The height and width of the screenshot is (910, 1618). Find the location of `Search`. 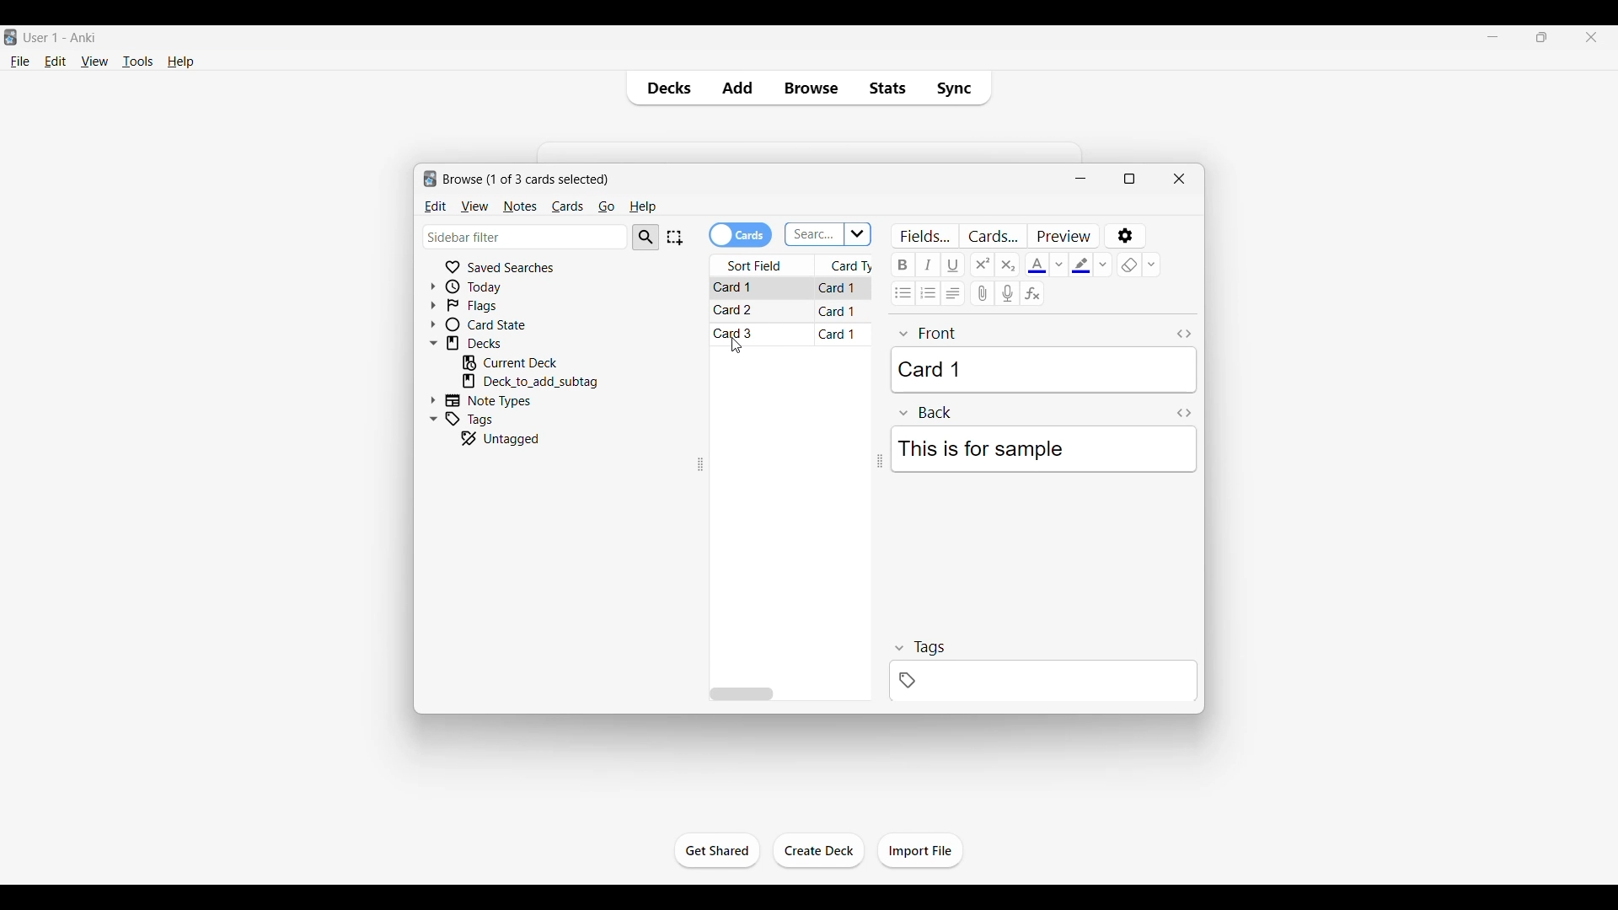

Search is located at coordinates (646, 238).